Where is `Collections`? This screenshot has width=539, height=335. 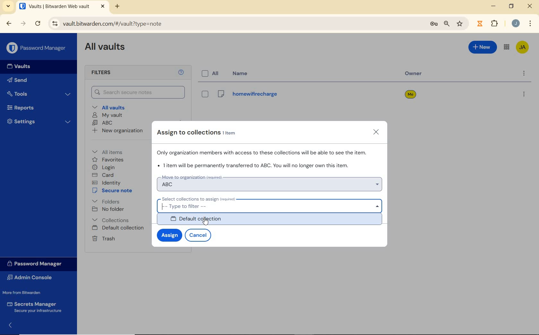
Collections is located at coordinates (112, 220).